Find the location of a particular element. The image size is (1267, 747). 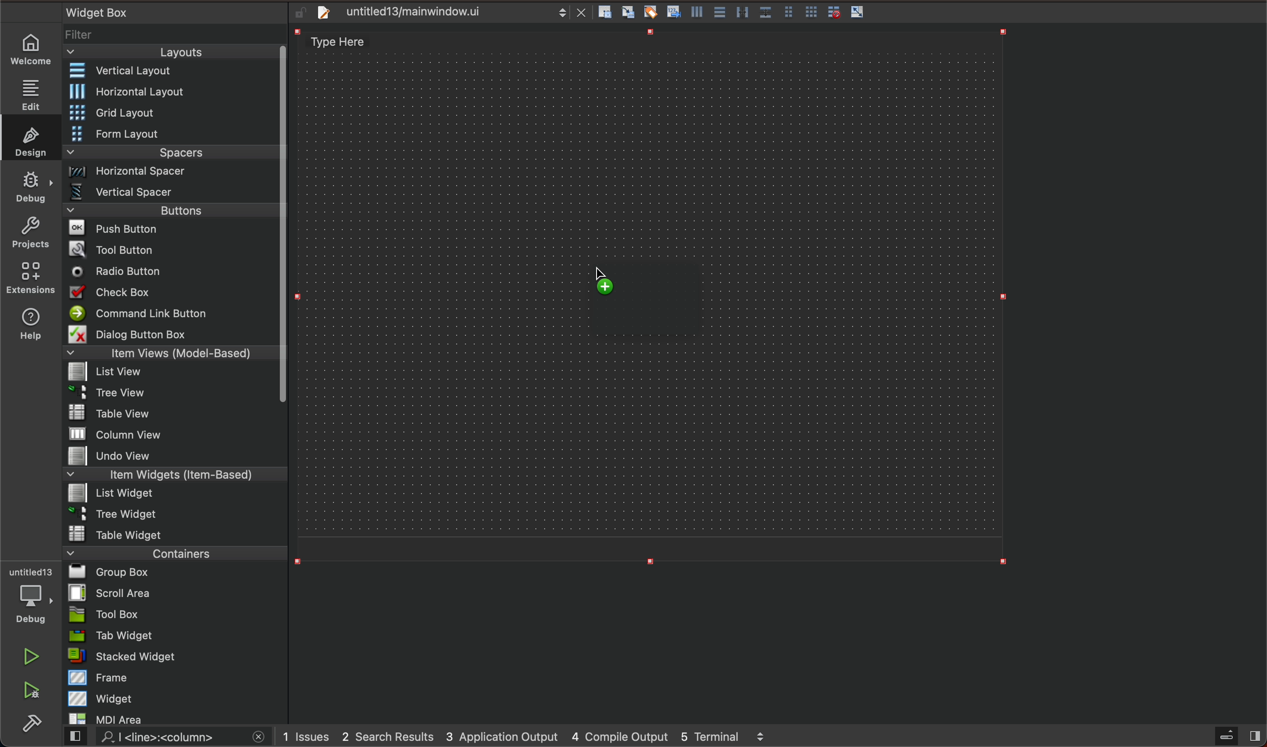

tab widget is located at coordinates (173, 636).